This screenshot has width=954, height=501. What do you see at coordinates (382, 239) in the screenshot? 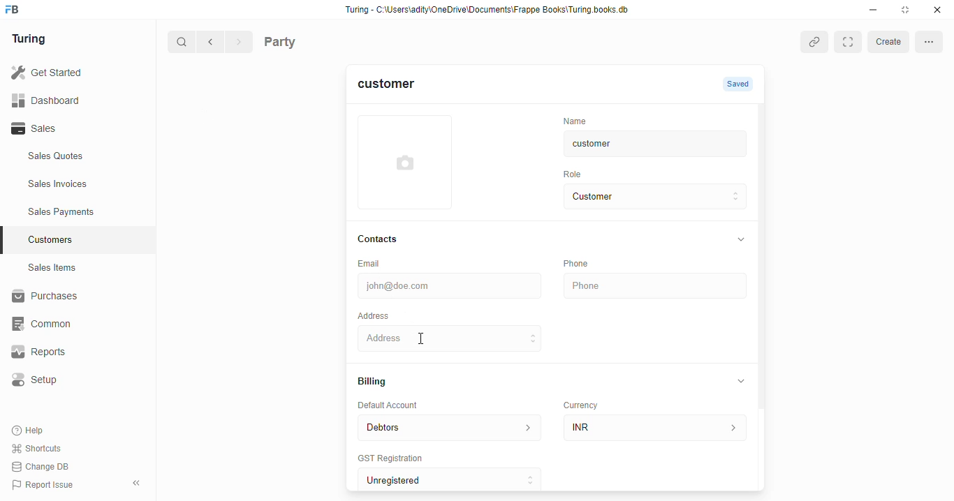
I see `Contacts` at bounding box center [382, 239].